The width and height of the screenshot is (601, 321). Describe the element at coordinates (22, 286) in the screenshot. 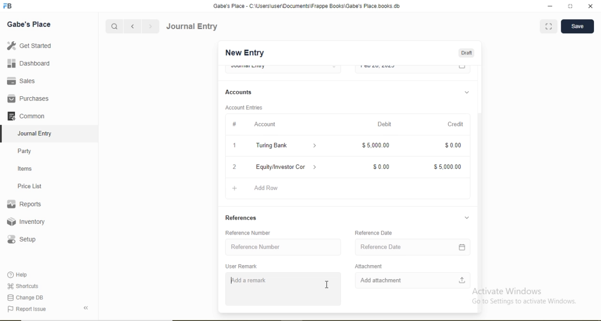

I see `Shortcuts` at that location.